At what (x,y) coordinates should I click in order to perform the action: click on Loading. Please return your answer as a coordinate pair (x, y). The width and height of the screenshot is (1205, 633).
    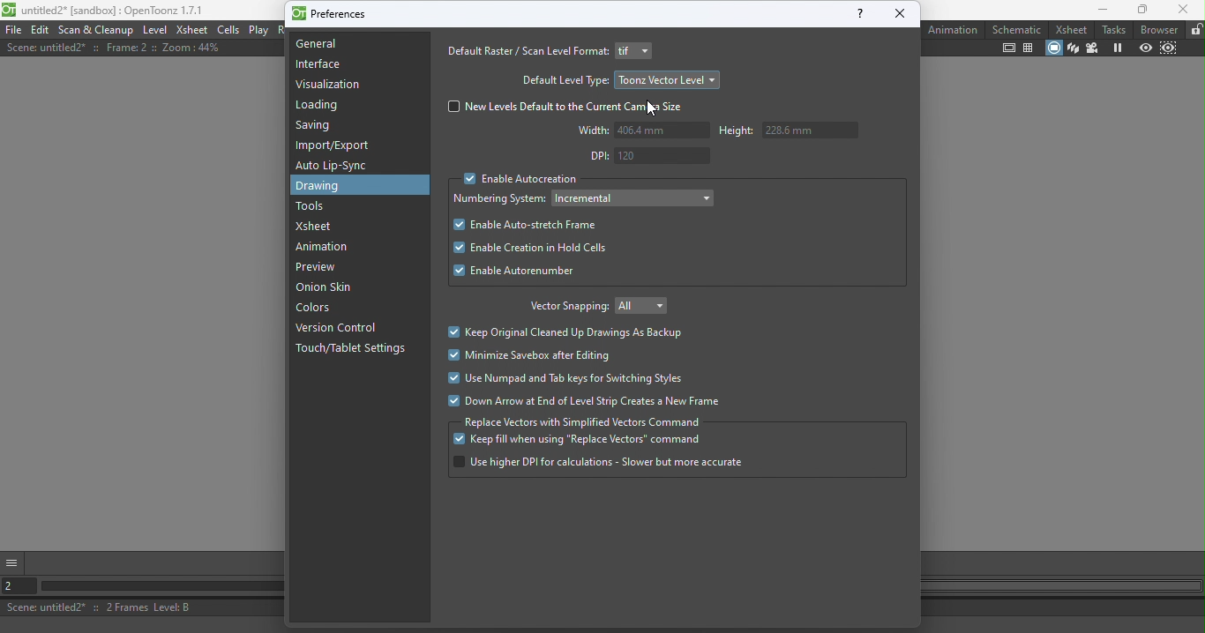
    Looking at the image, I should click on (324, 106).